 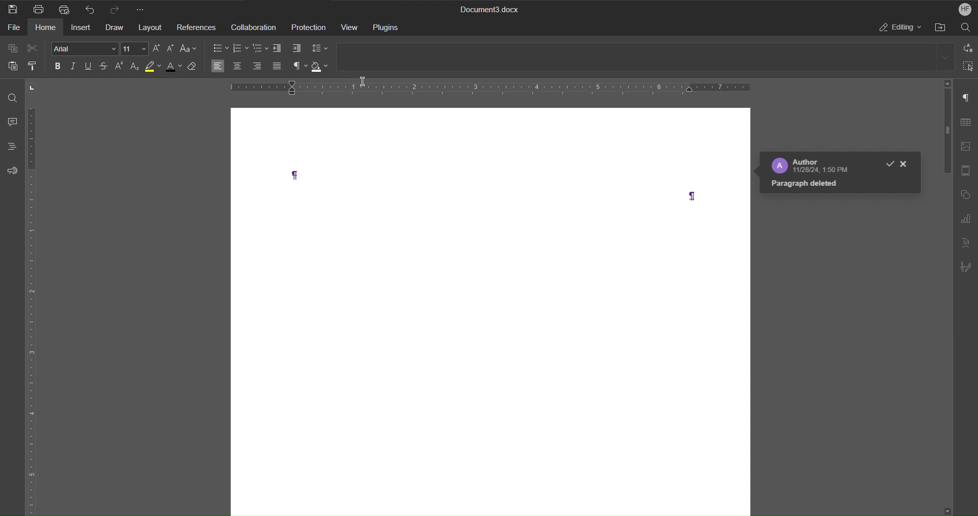 I want to click on Shading, so click(x=320, y=66).